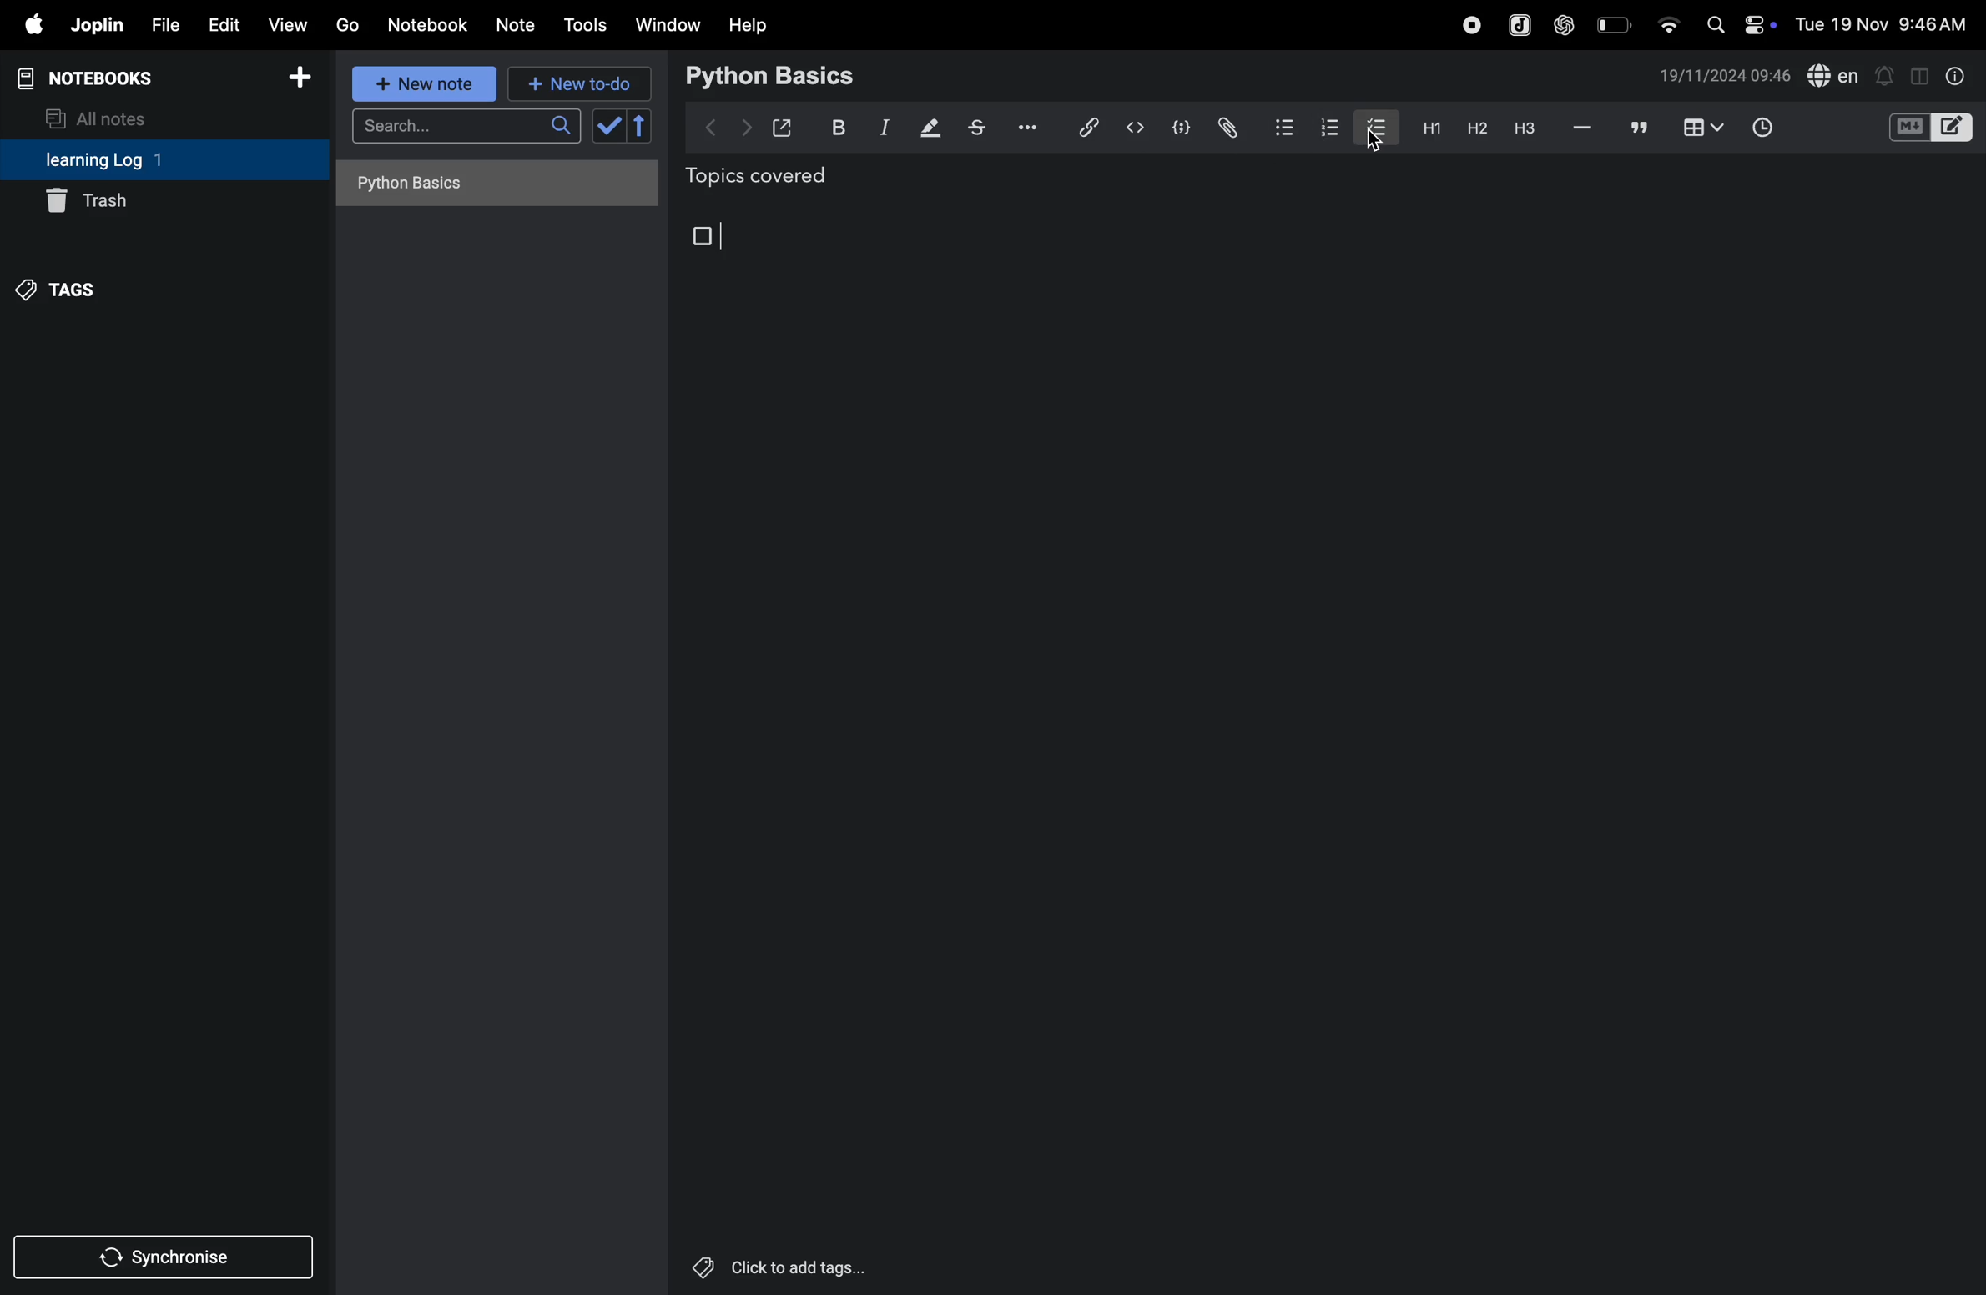 This screenshot has height=1295, width=1986. What do you see at coordinates (783, 128) in the screenshot?
I see `open` at bounding box center [783, 128].